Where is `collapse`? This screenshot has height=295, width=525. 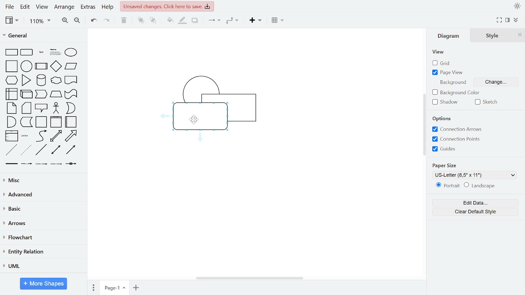
collapse is located at coordinates (517, 19).